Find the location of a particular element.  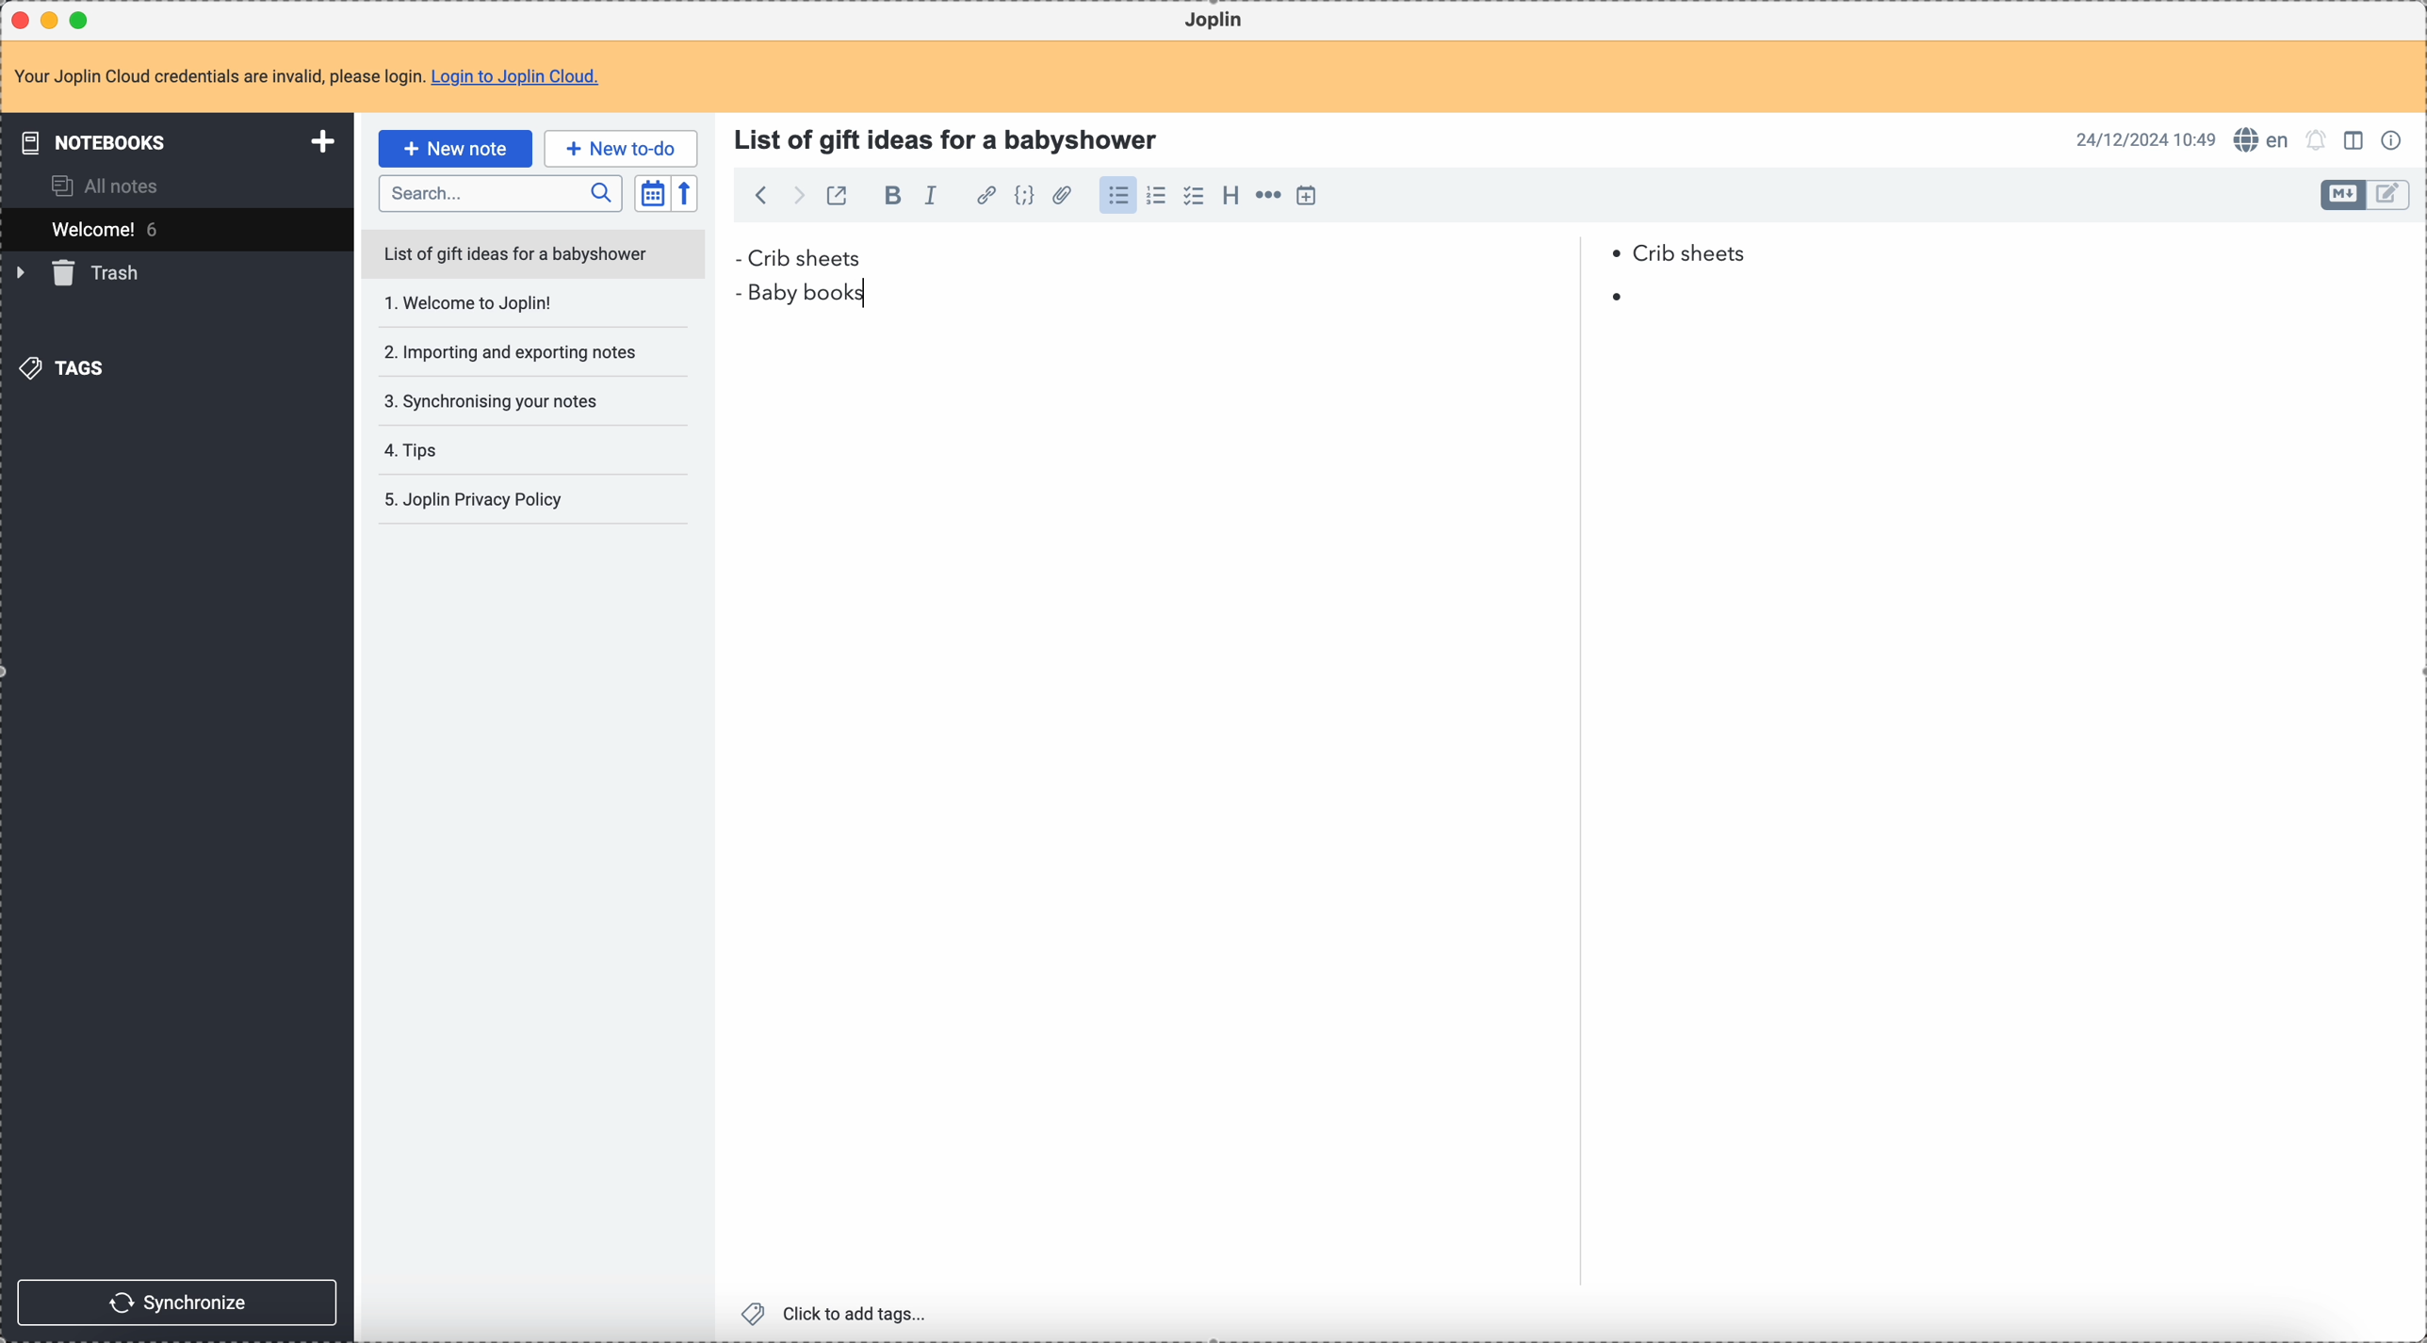

Joplin is located at coordinates (1218, 21).